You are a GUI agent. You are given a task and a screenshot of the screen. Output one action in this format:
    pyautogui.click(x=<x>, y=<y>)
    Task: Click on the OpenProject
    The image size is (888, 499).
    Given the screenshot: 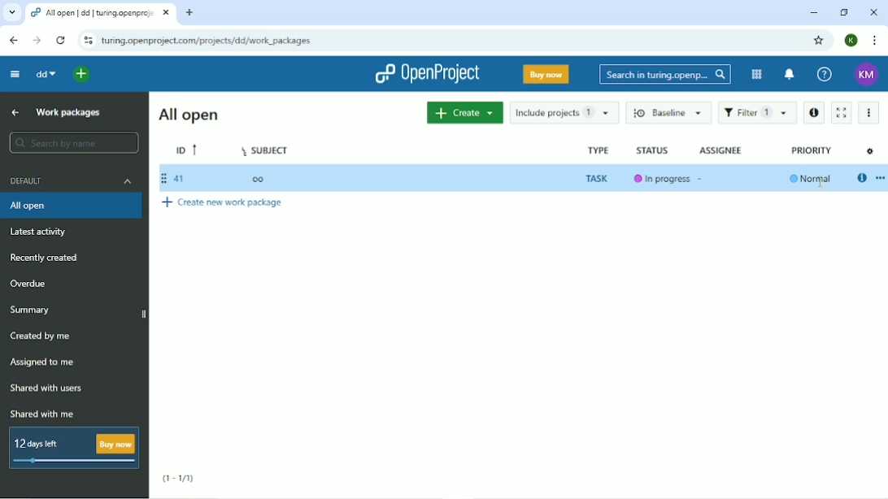 What is the action you would take?
    pyautogui.click(x=427, y=73)
    